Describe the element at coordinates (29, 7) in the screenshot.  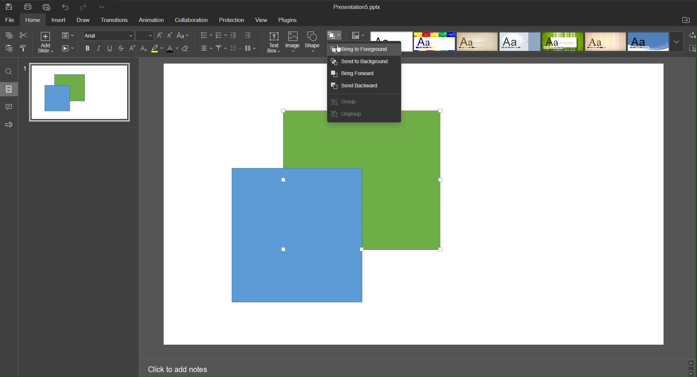
I see `Print` at that location.